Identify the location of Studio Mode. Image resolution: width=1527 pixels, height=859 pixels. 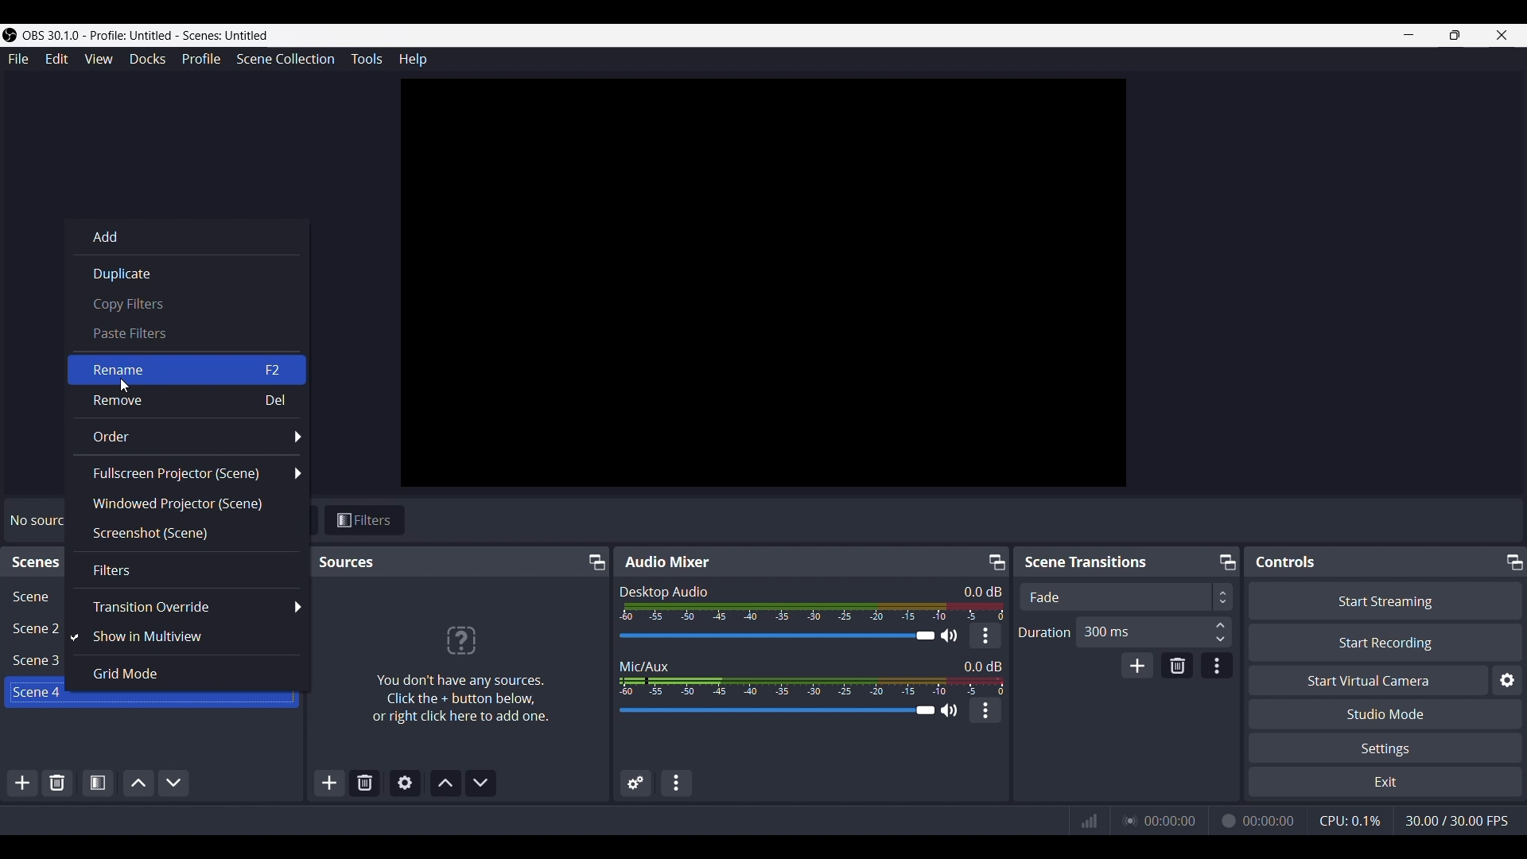
(1386, 713).